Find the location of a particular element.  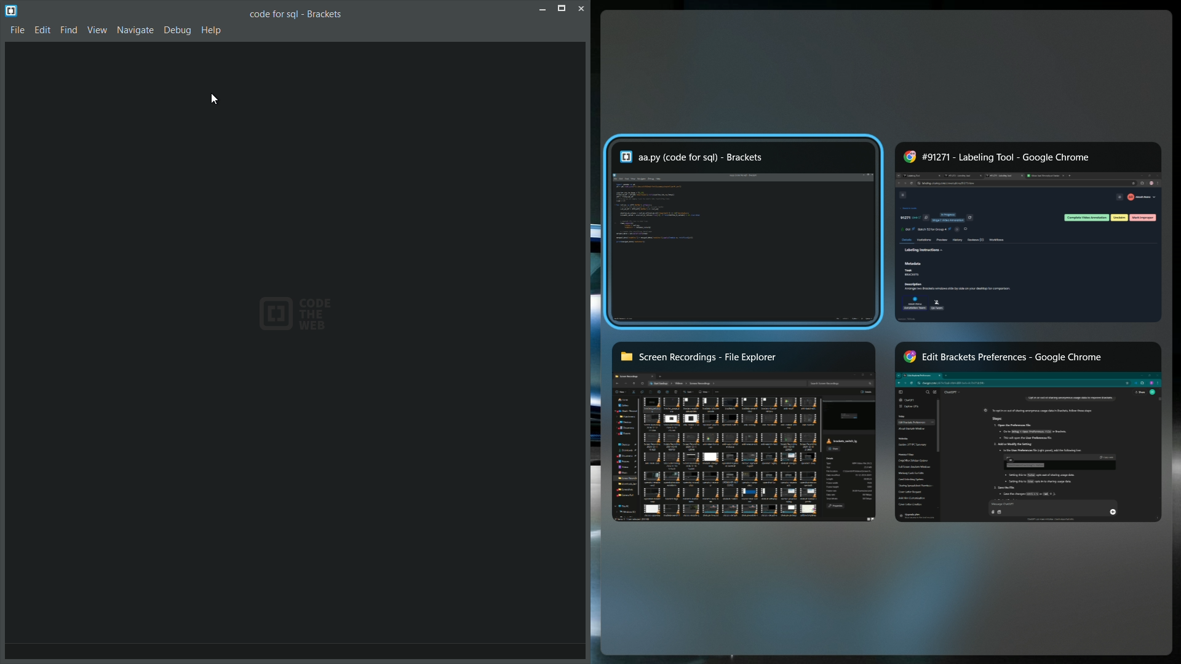

restore is located at coordinates (563, 9).